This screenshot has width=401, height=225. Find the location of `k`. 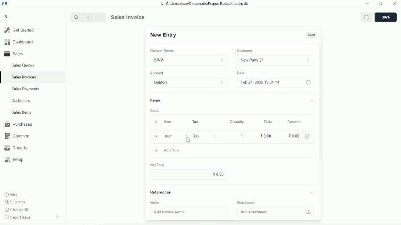

k is located at coordinates (6, 16).